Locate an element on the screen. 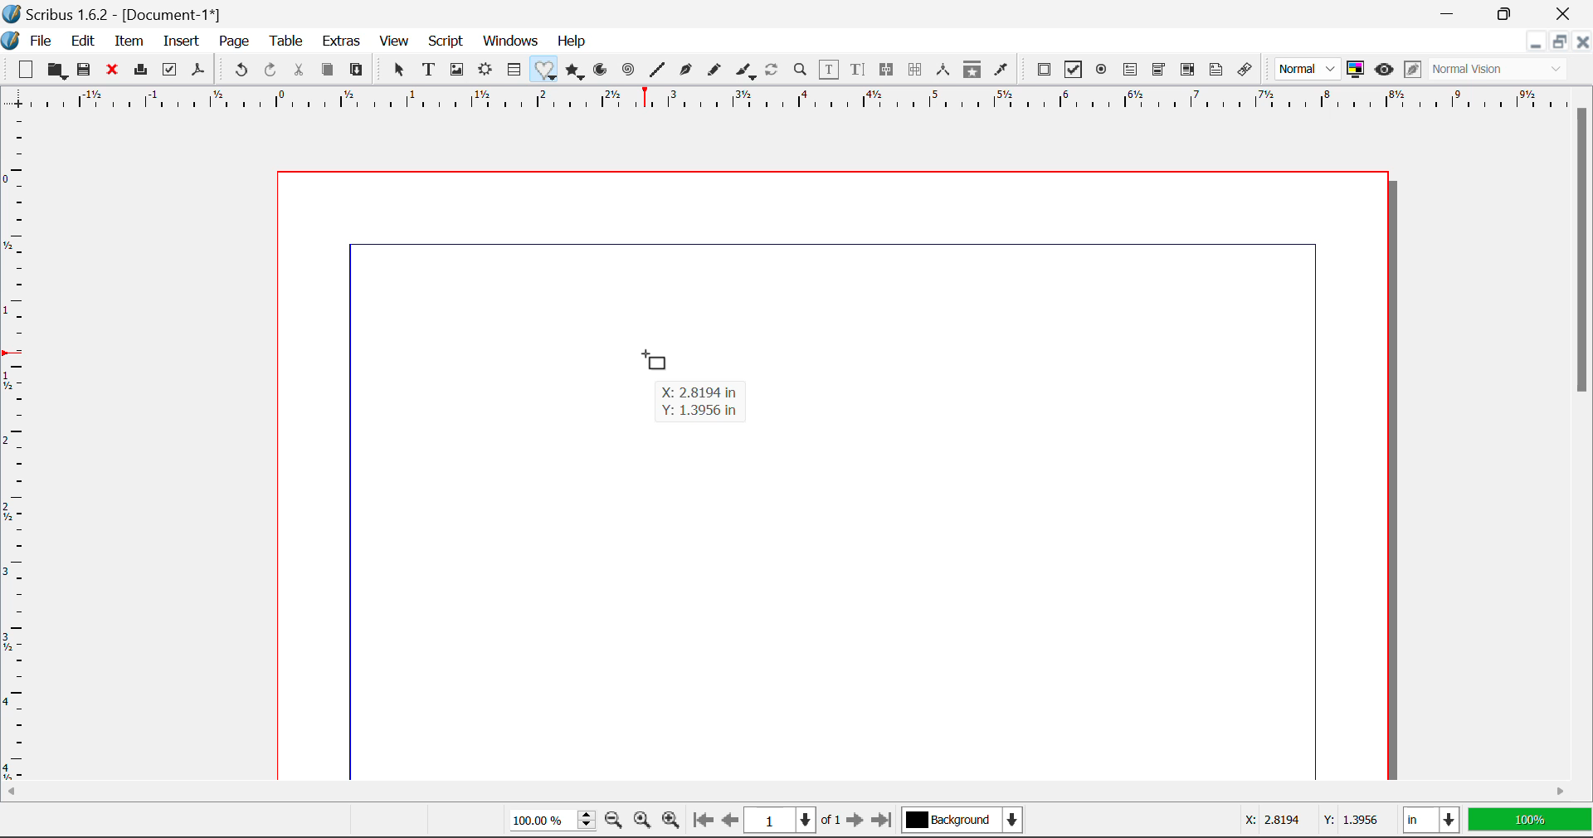 This screenshot has width=1593, height=838. Visual Appearance Display is located at coordinates (1500, 71).